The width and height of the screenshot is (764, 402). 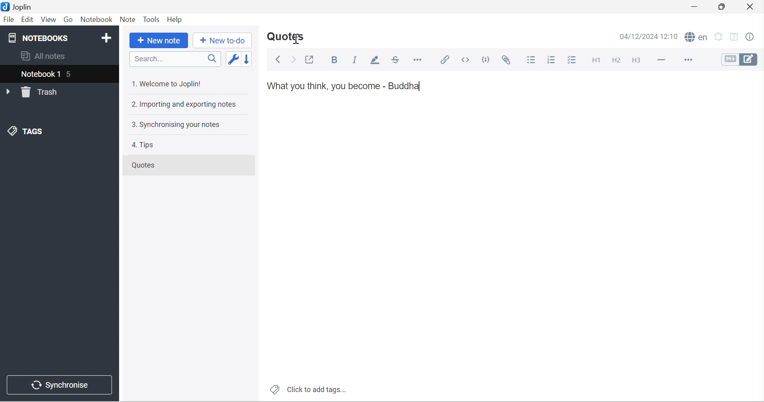 What do you see at coordinates (751, 8) in the screenshot?
I see `Close` at bounding box center [751, 8].